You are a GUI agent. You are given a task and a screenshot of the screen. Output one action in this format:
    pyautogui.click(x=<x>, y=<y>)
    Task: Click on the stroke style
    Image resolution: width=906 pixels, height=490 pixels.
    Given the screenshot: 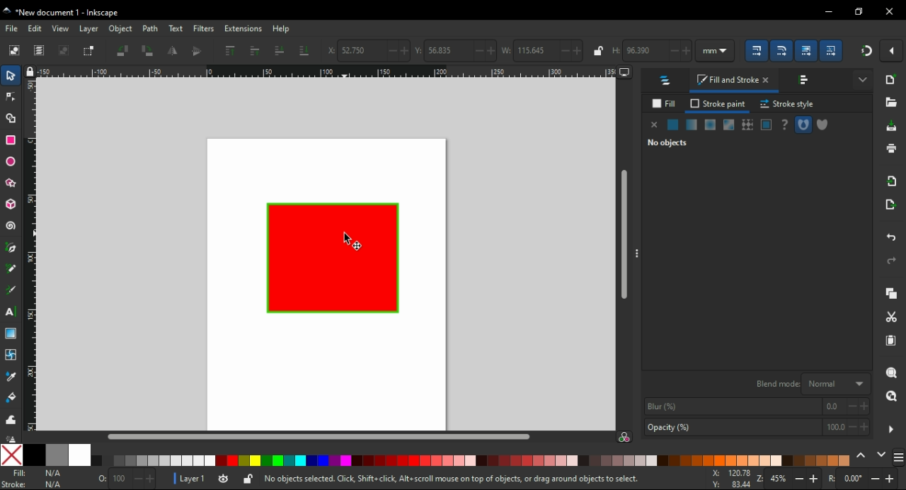 What is the action you would take?
    pyautogui.click(x=786, y=104)
    